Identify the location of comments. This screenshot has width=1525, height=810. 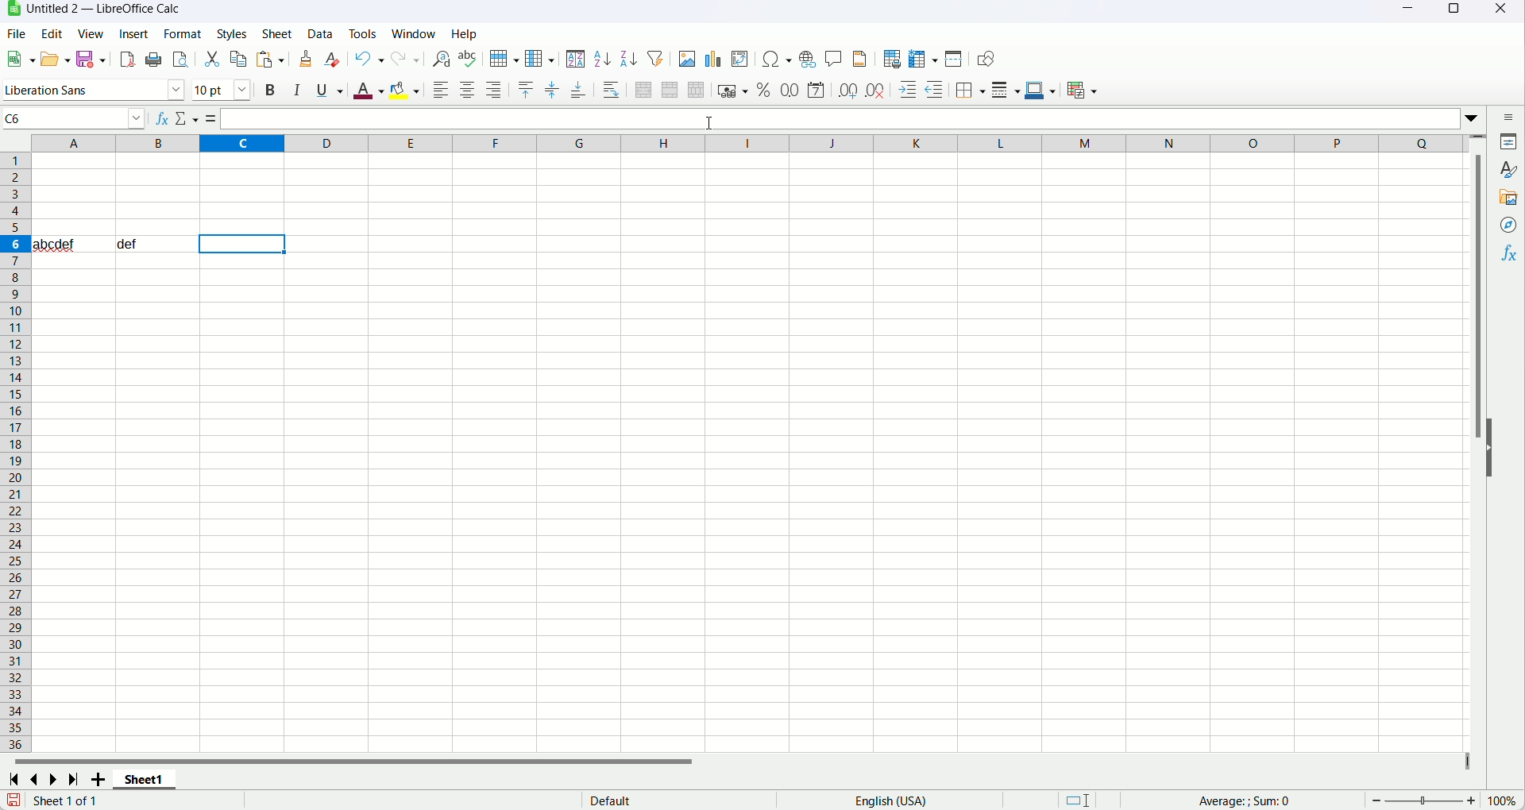
(834, 60).